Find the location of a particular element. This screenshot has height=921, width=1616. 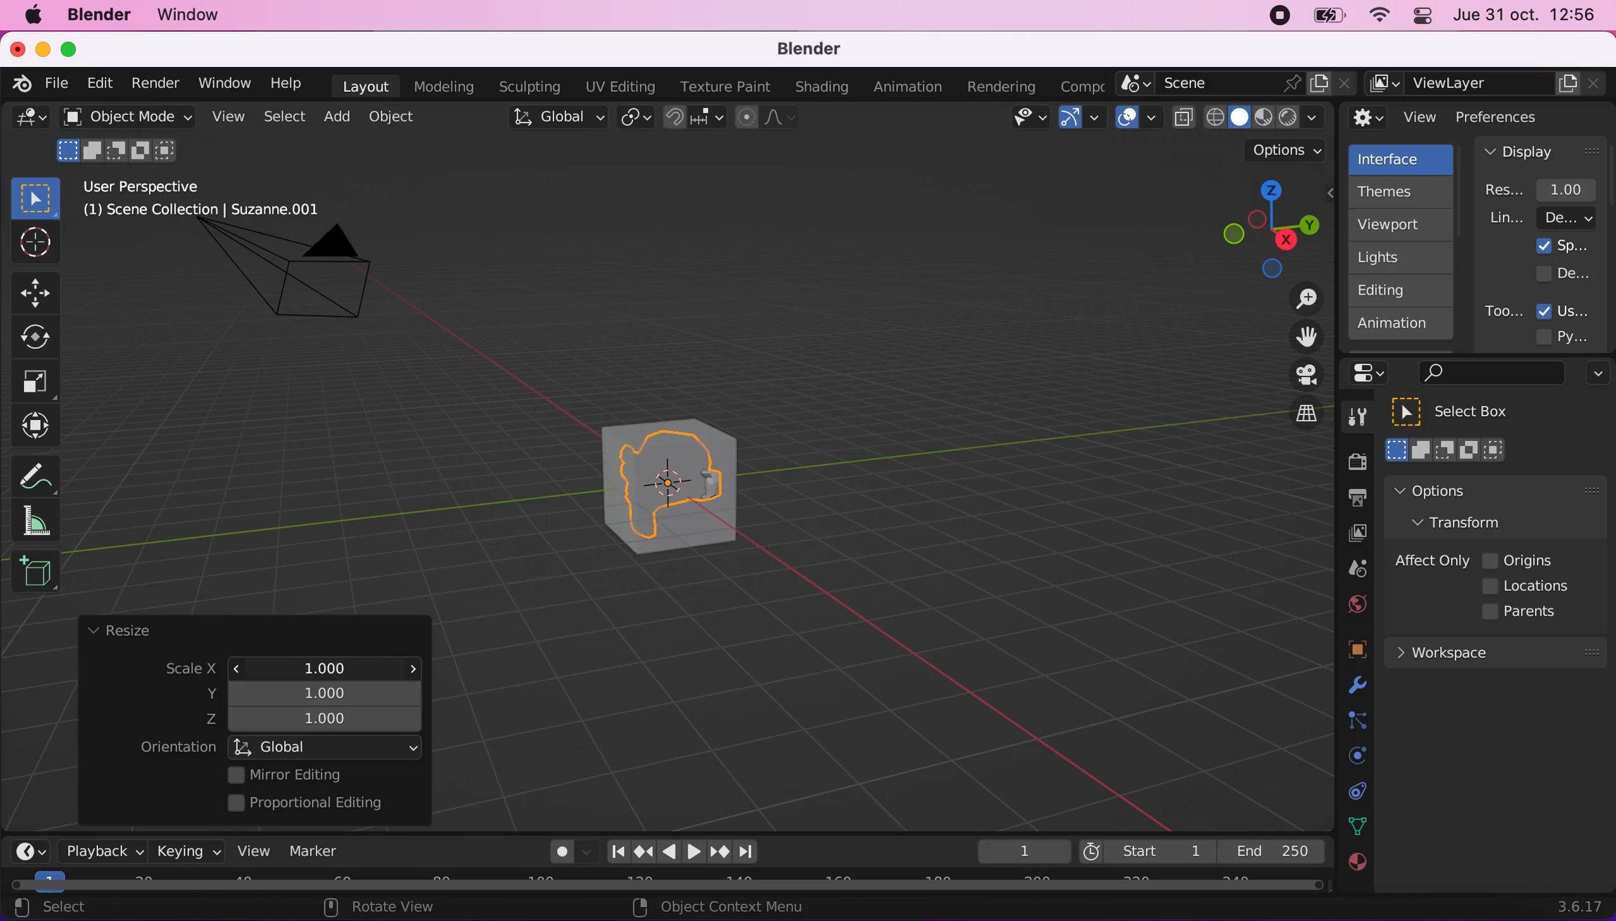

horizontal scroll bar is located at coordinates (667, 885).